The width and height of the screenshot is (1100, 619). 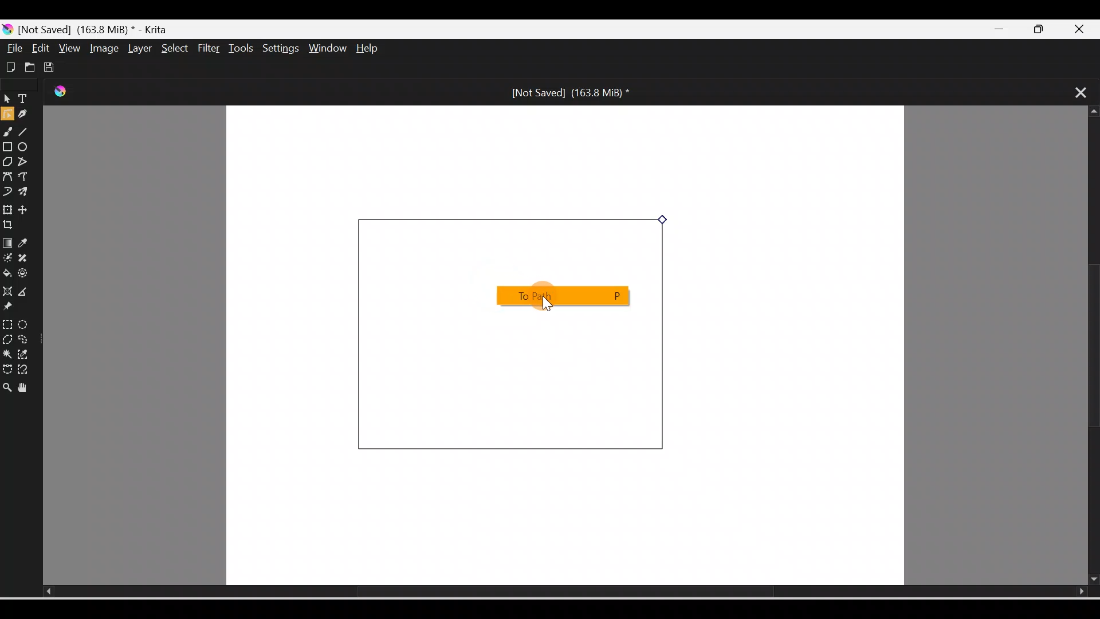 What do you see at coordinates (7, 190) in the screenshot?
I see `Dynamic brush tool` at bounding box center [7, 190].